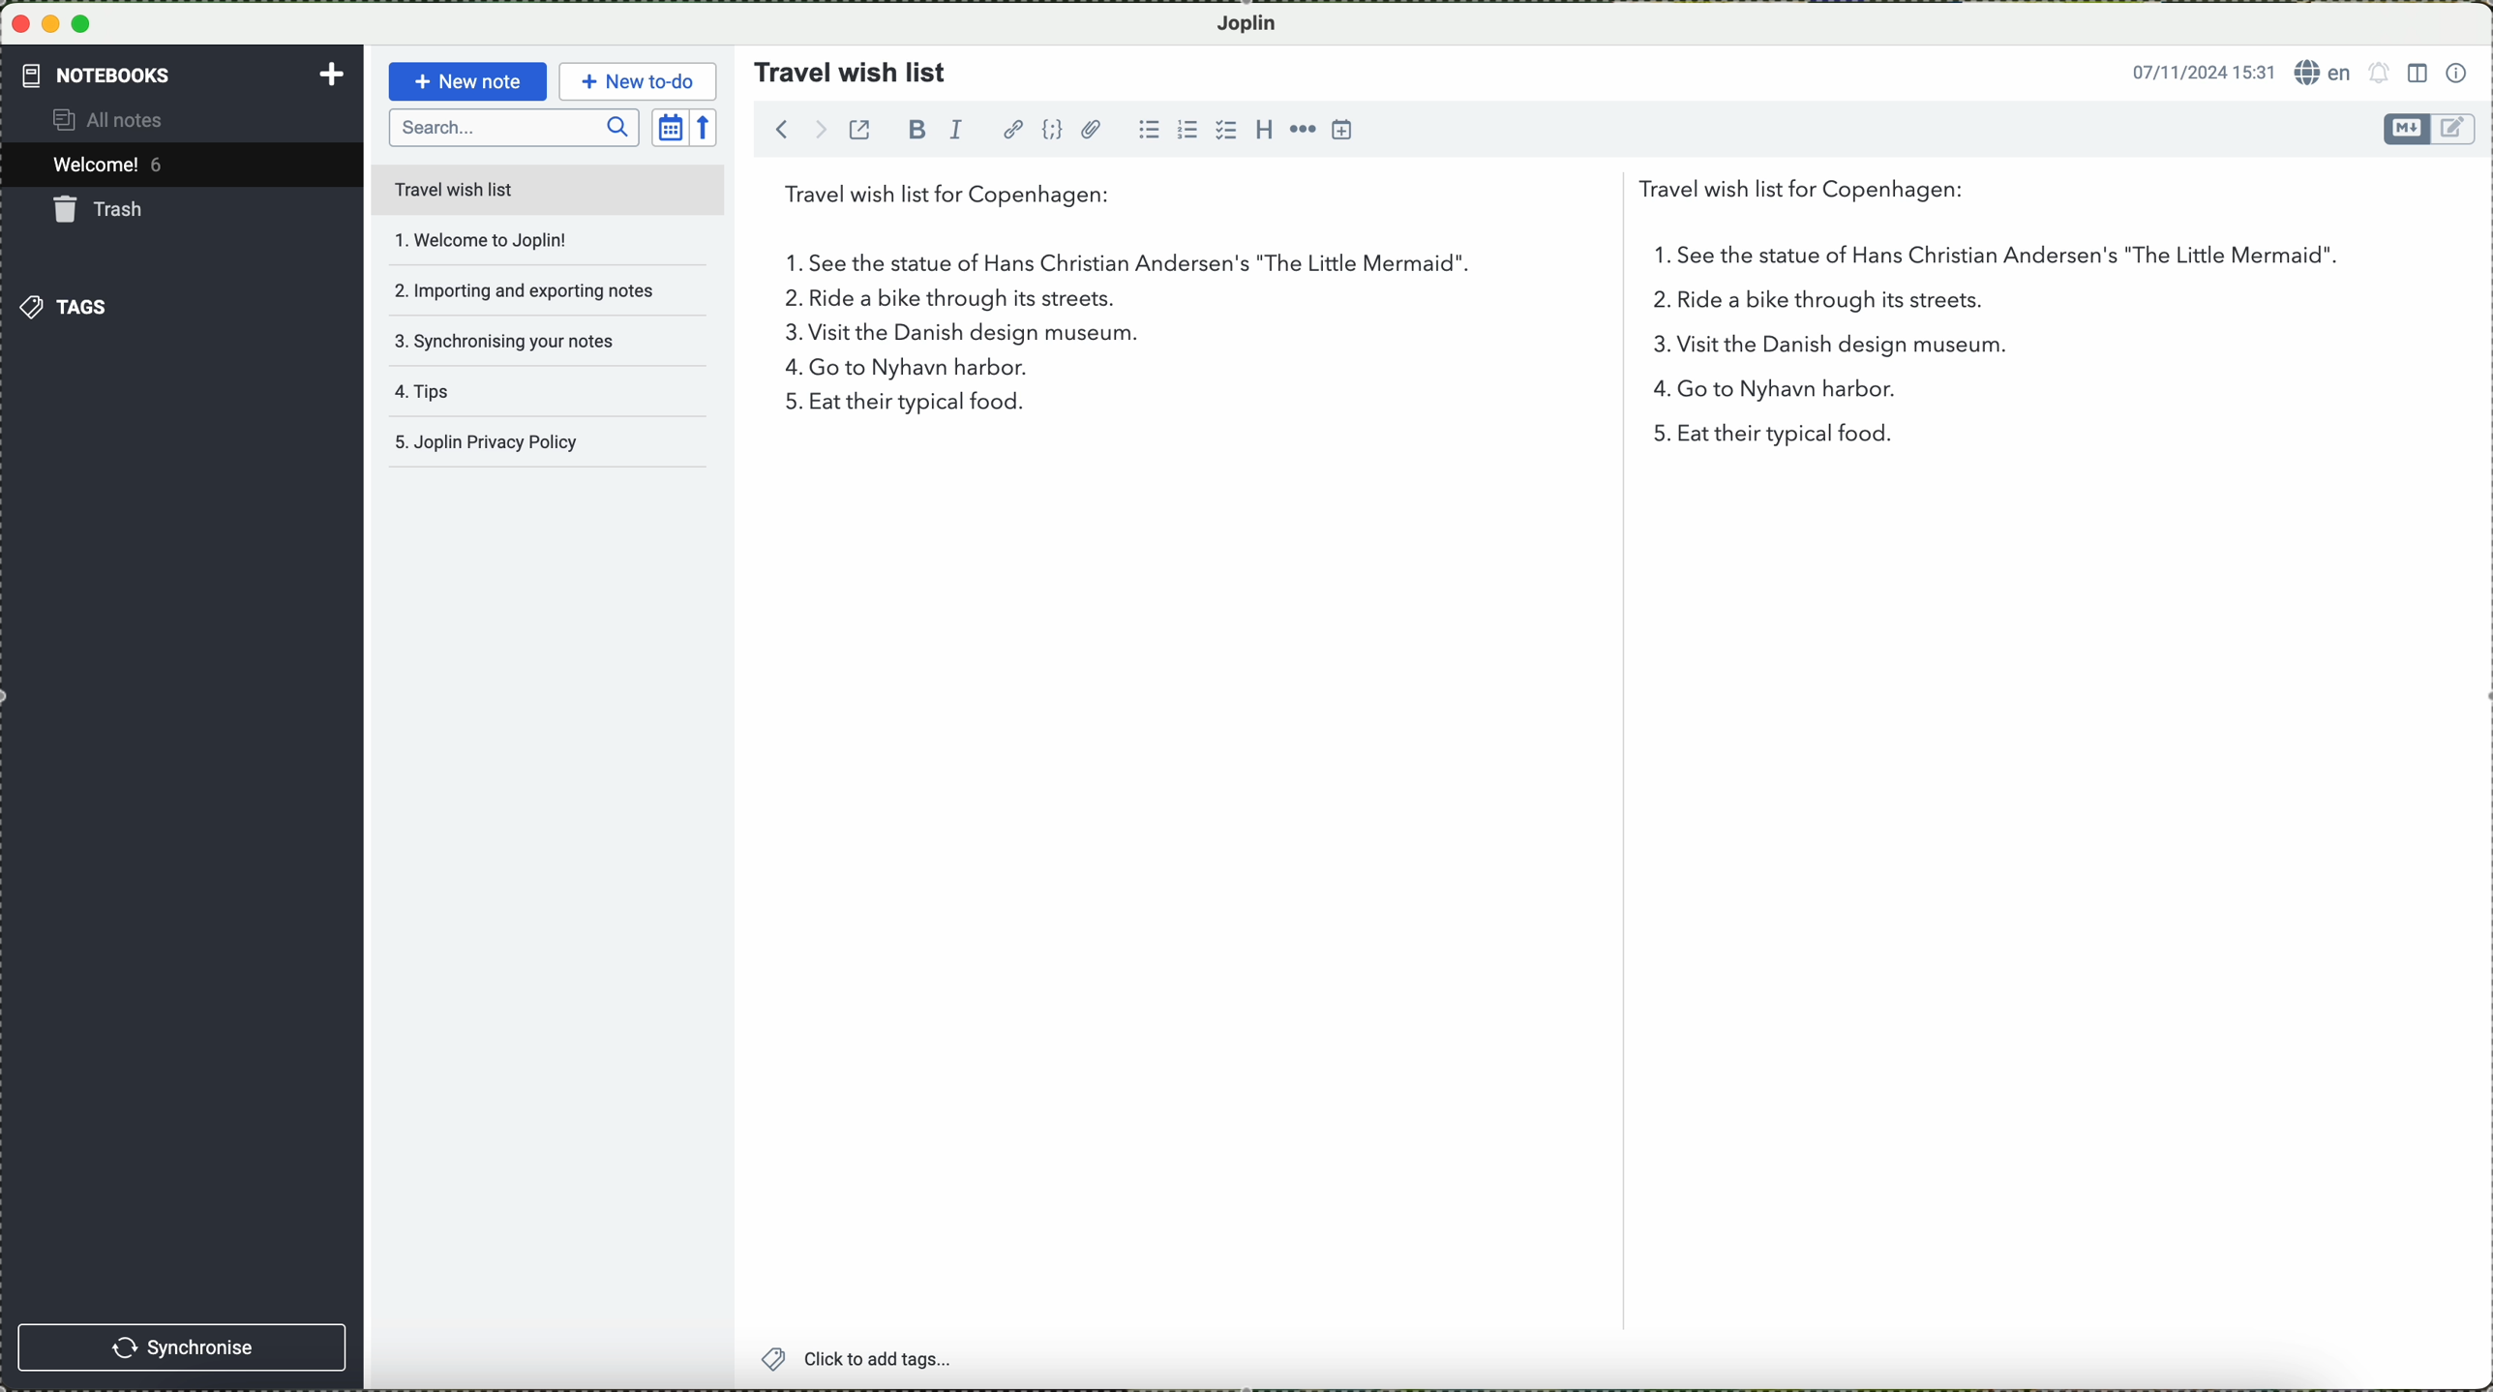 This screenshot has width=2493, height=1392. Describe the element at coordinates (1799, 436) in the screenshot. I see `eat their typical food` at that location.